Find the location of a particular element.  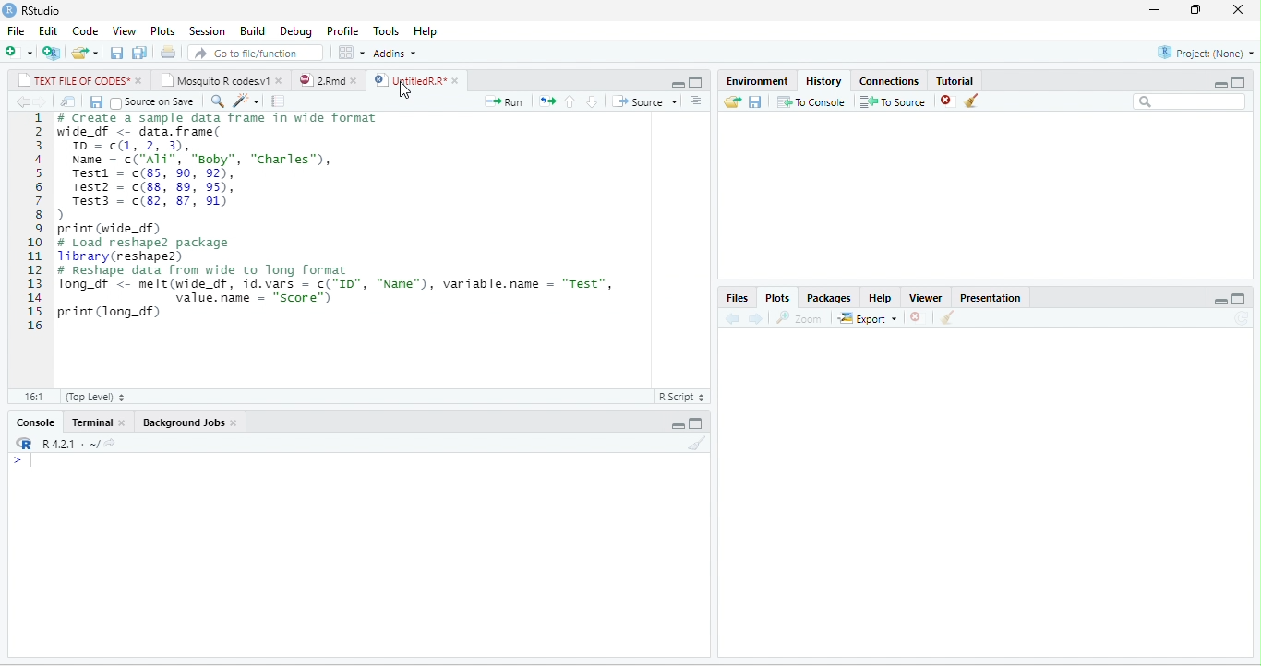

compile report is located at coordinates (278, 101).